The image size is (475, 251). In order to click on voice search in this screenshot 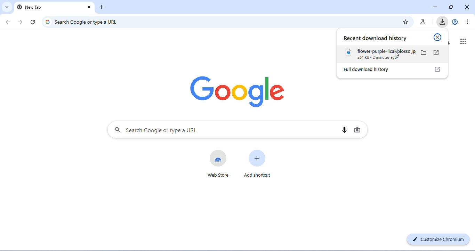, I will do `click(344, 130)`.